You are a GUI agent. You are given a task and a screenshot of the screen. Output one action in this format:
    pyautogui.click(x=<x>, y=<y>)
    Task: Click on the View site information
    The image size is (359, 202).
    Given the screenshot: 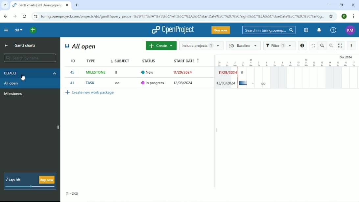 What is the action you would take?
    pyautogui.click(x=35, y=16)
    